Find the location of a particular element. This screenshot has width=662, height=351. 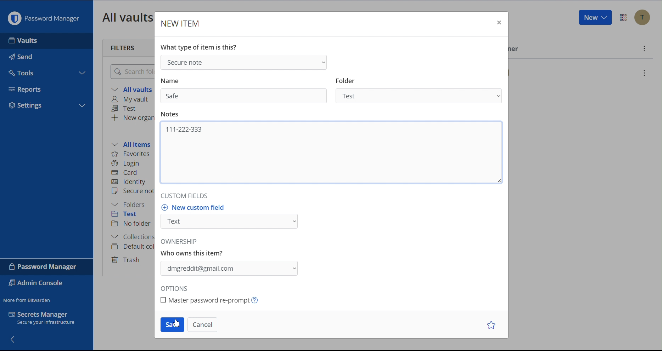

Master password re-prompt is located at coordinates (218, 300).